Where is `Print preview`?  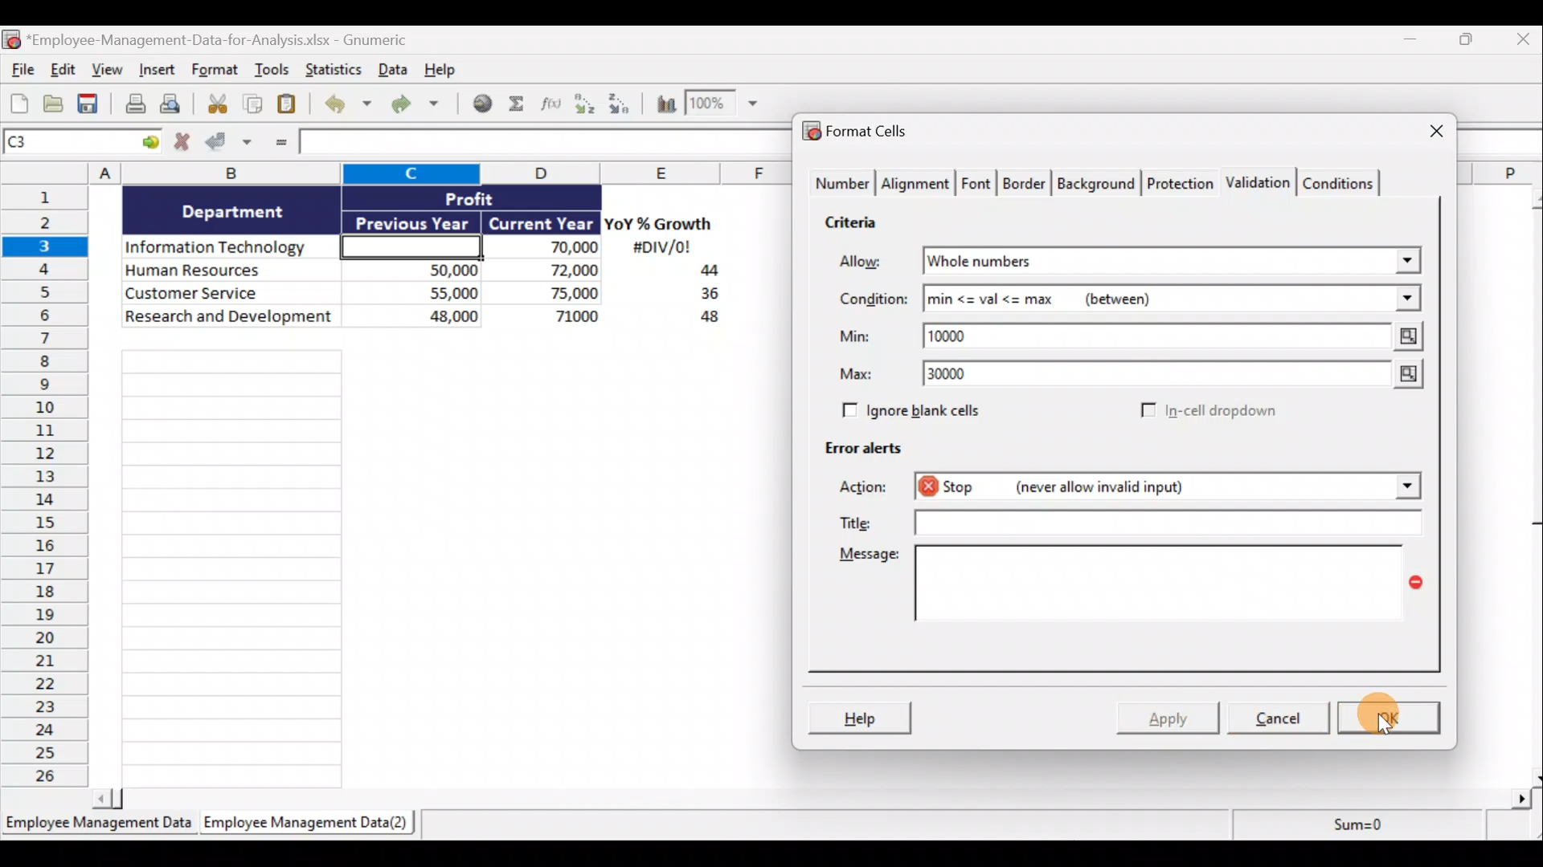
Print preview is located at coordinates (179, 108).